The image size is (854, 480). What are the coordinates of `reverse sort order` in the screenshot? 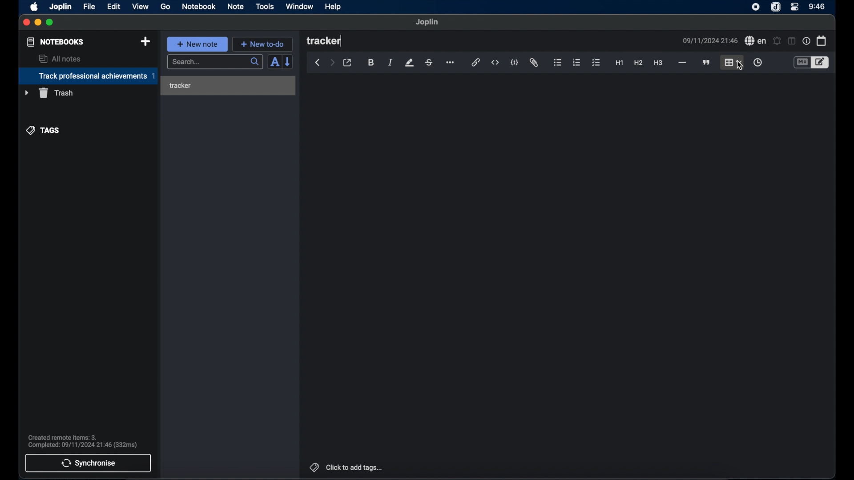 It's located at (289, 62).